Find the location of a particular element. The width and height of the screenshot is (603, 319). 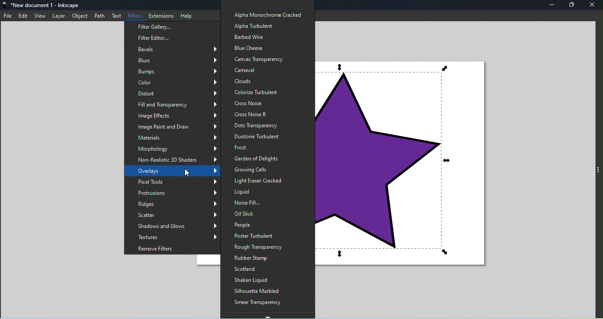

Filters is located at coordinates (136, 15).